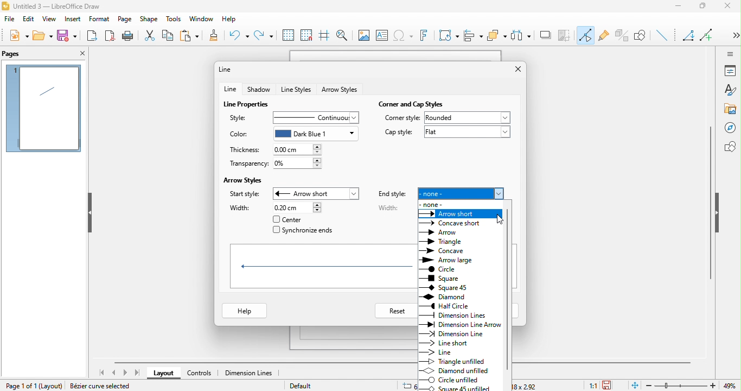  Describe the element at coordinates (395, 194) in the screenshot. I see `end style` at that location.